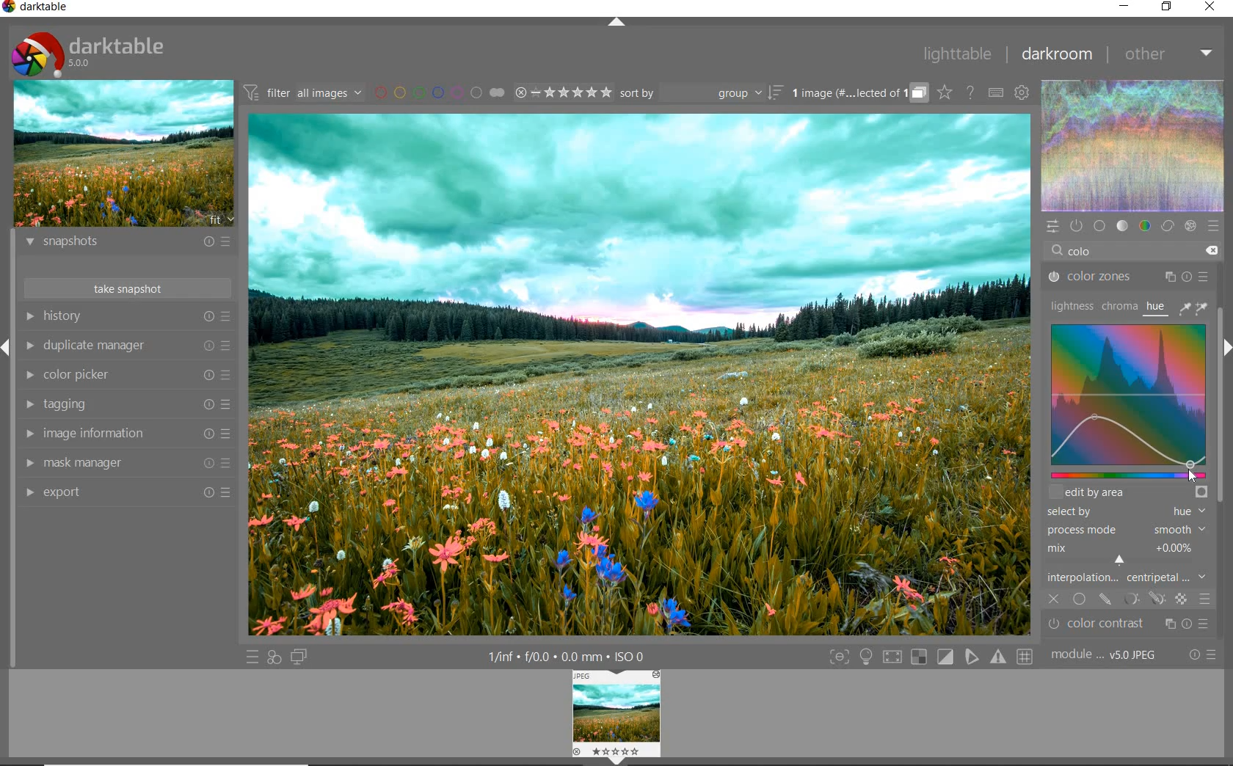 The height and width of the screenshot is (766, 1233). Describe the element at coordinates (274, 657) in the screenshot. I see `quick access for applying any of your styles` at that location.